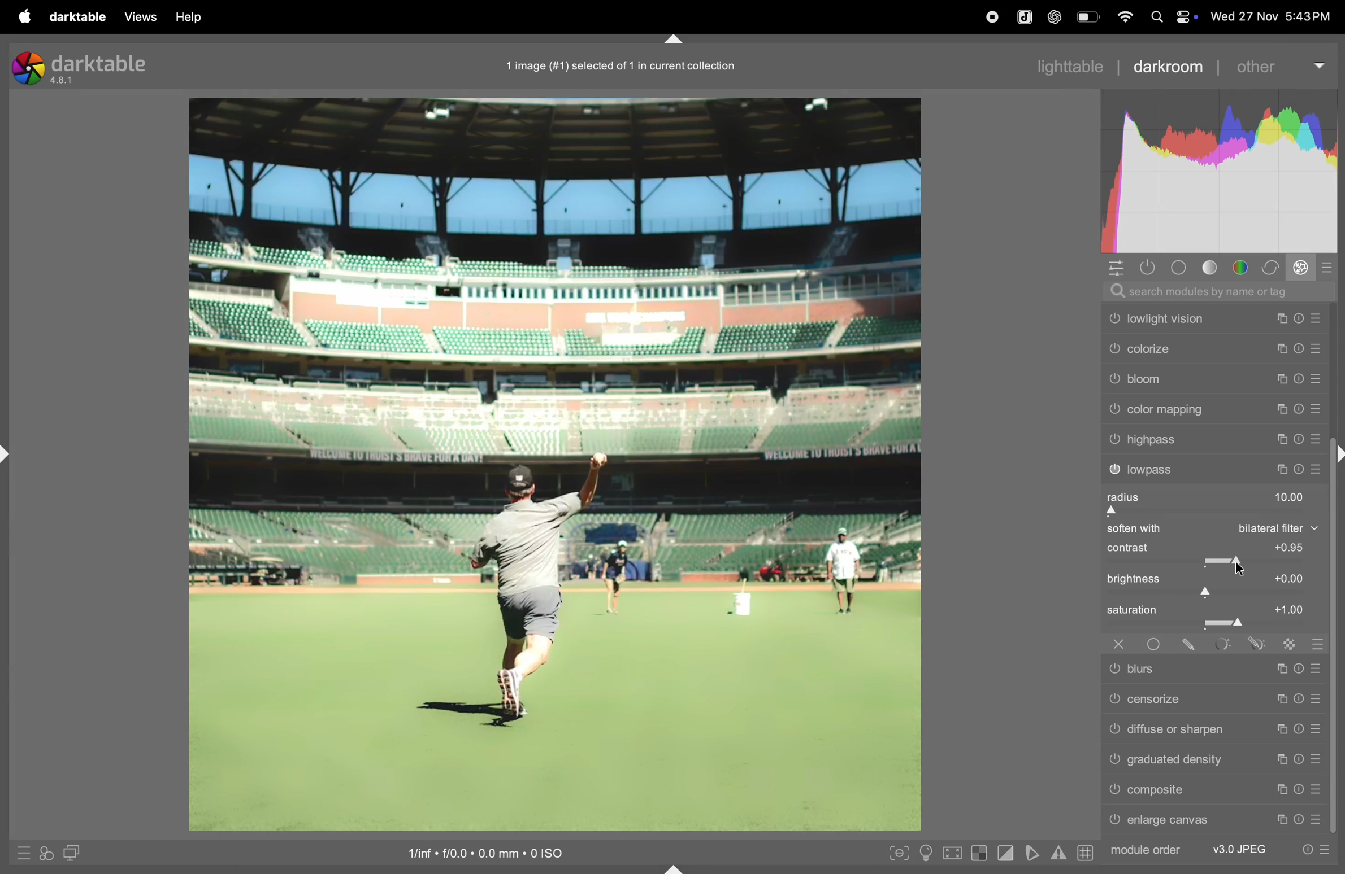 This screenshot has height=874, width=1345. I want to click on off, so click(1116, 644).